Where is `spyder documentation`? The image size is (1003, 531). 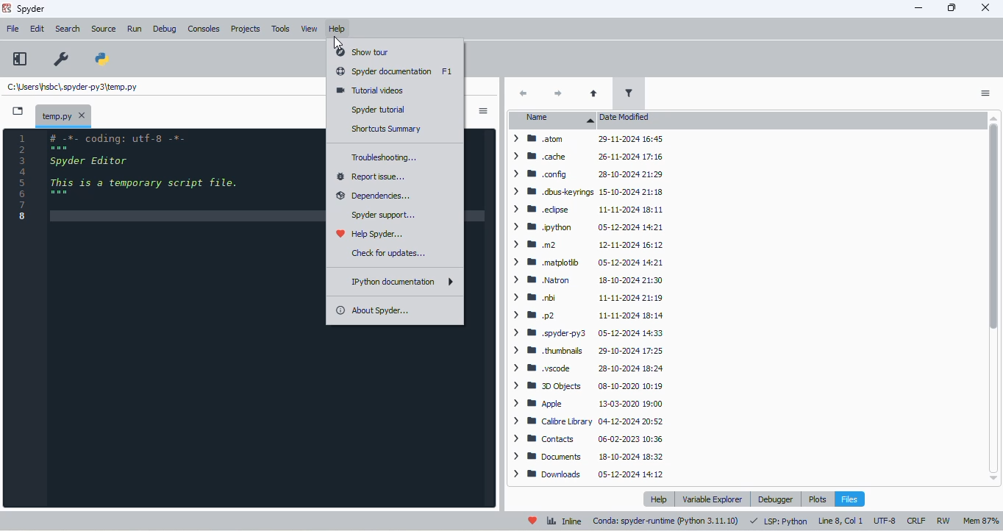
spyder documentation is located at coordinates (385, 71).